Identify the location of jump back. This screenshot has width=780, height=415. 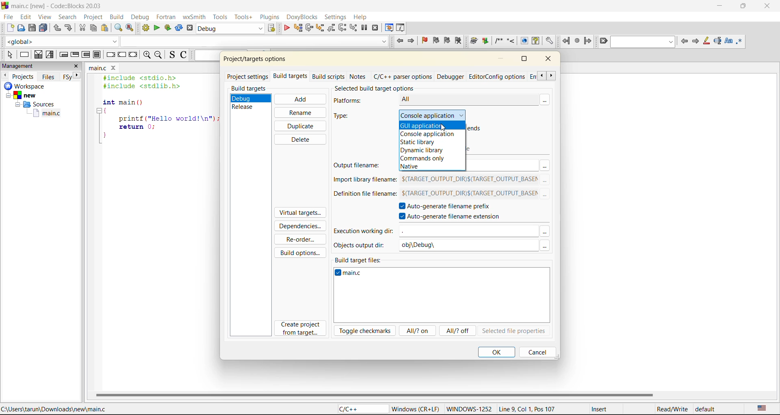
(566, 41).